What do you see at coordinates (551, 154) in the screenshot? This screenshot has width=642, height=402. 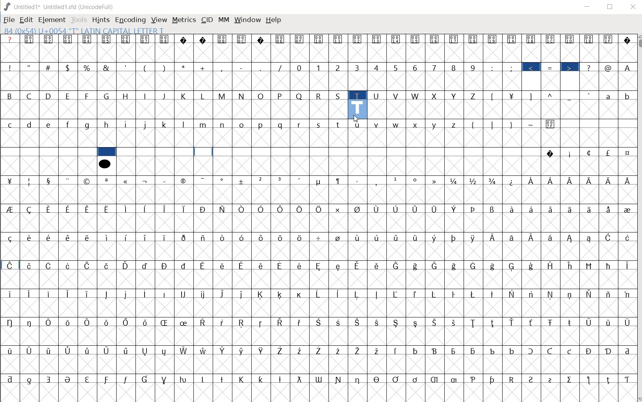 I see `Symbol` at bounding box center [551, 154].